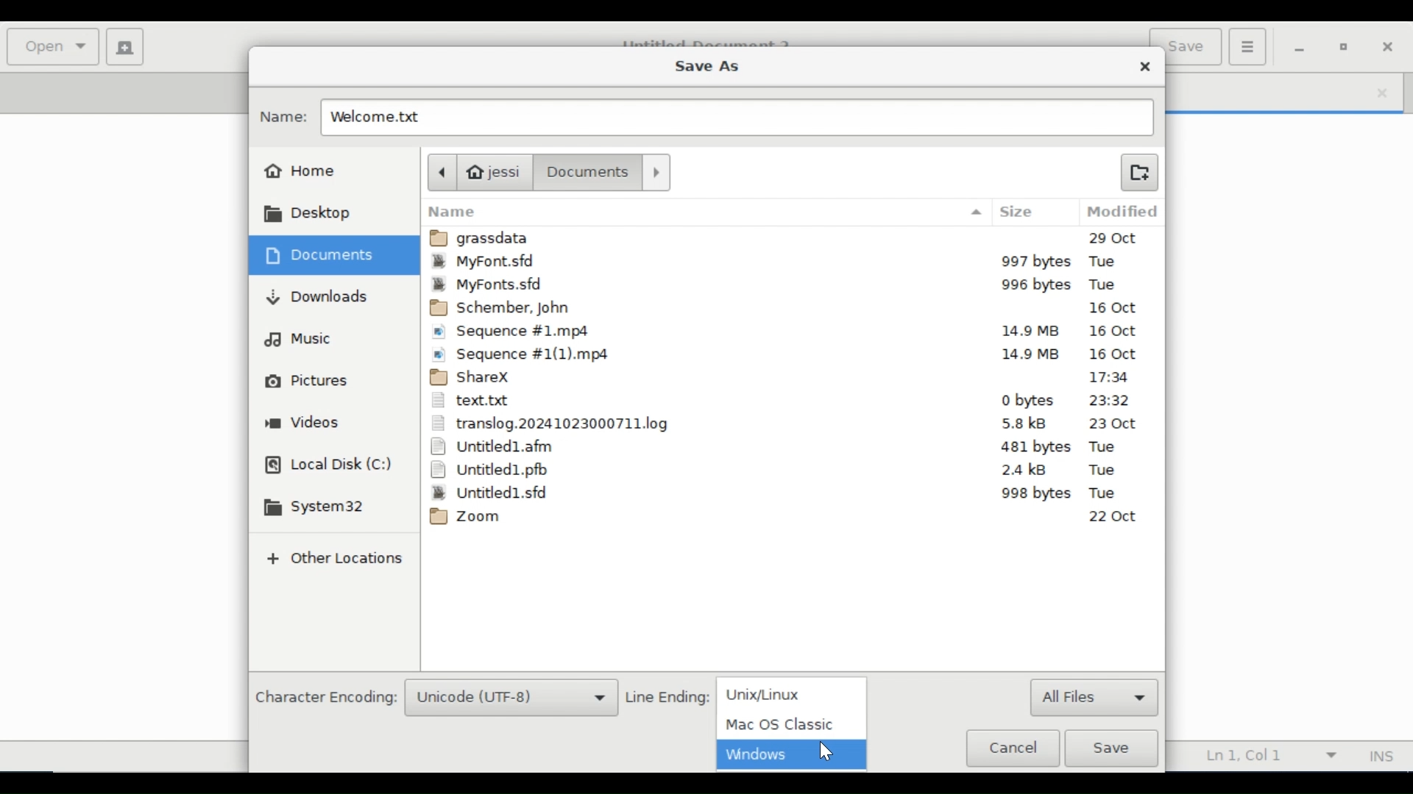 The width and height of the screenshot is (1413, 794). Describe the element at coordinates (588, 172) in the screenshot. I see `Document` at that location.